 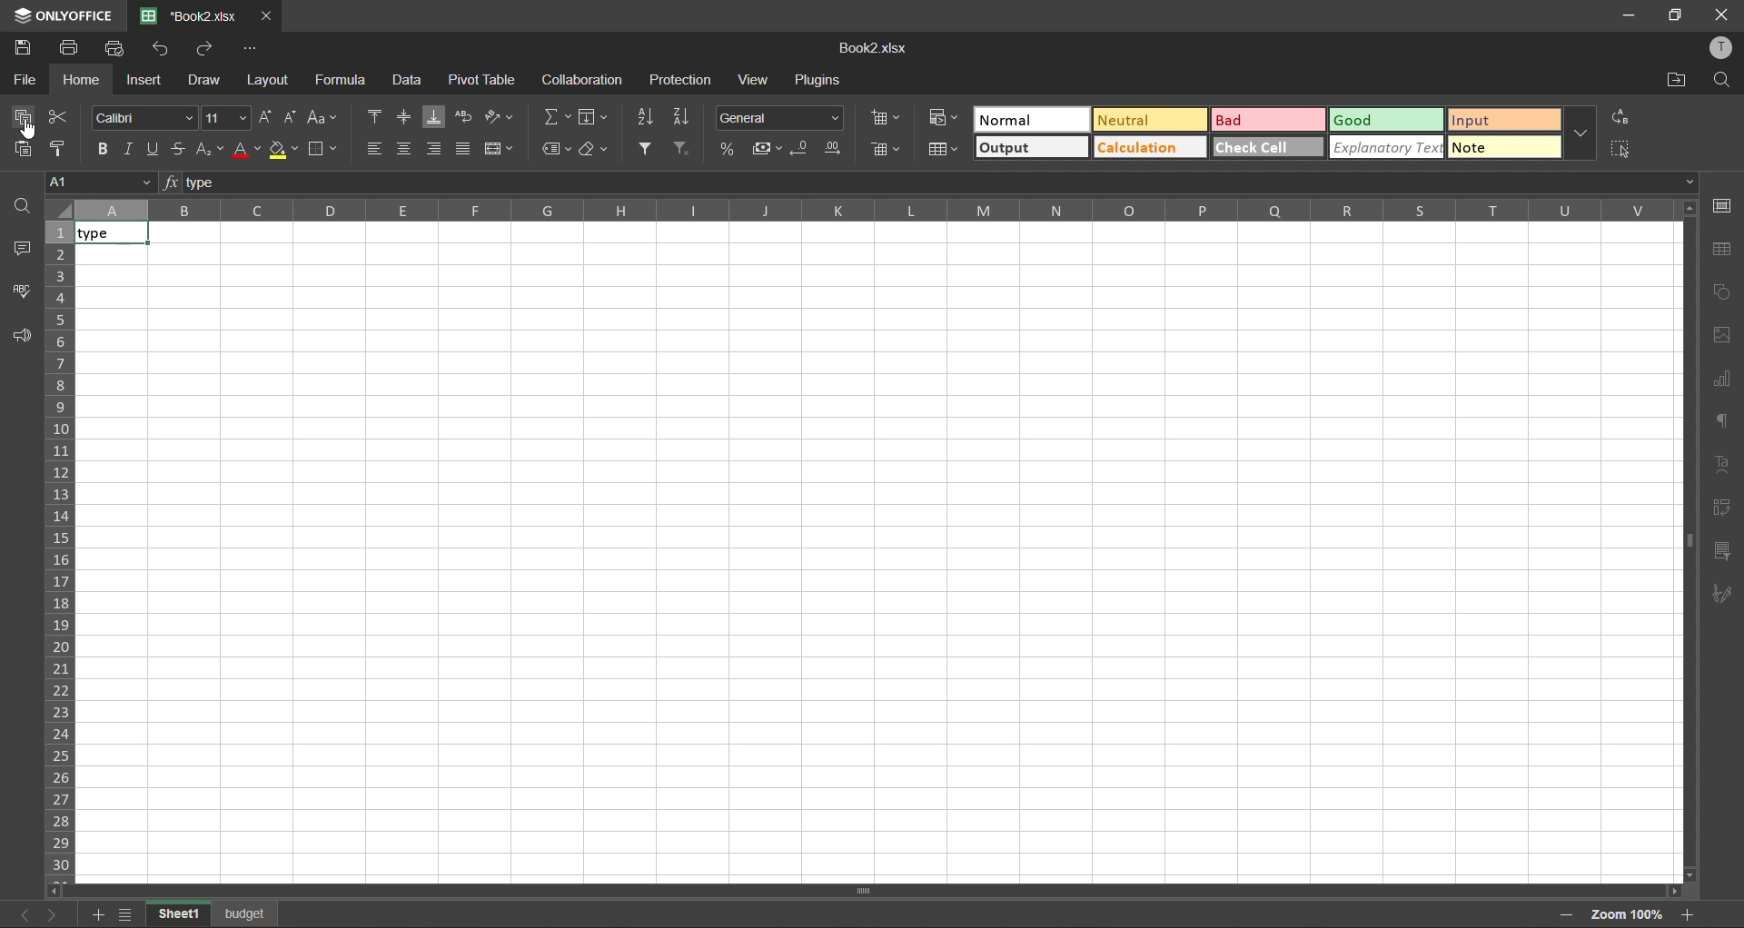 What do you see at coordinates (1720, 337) in the screenshot?
I see `images` at bounding box center [1720, 337].